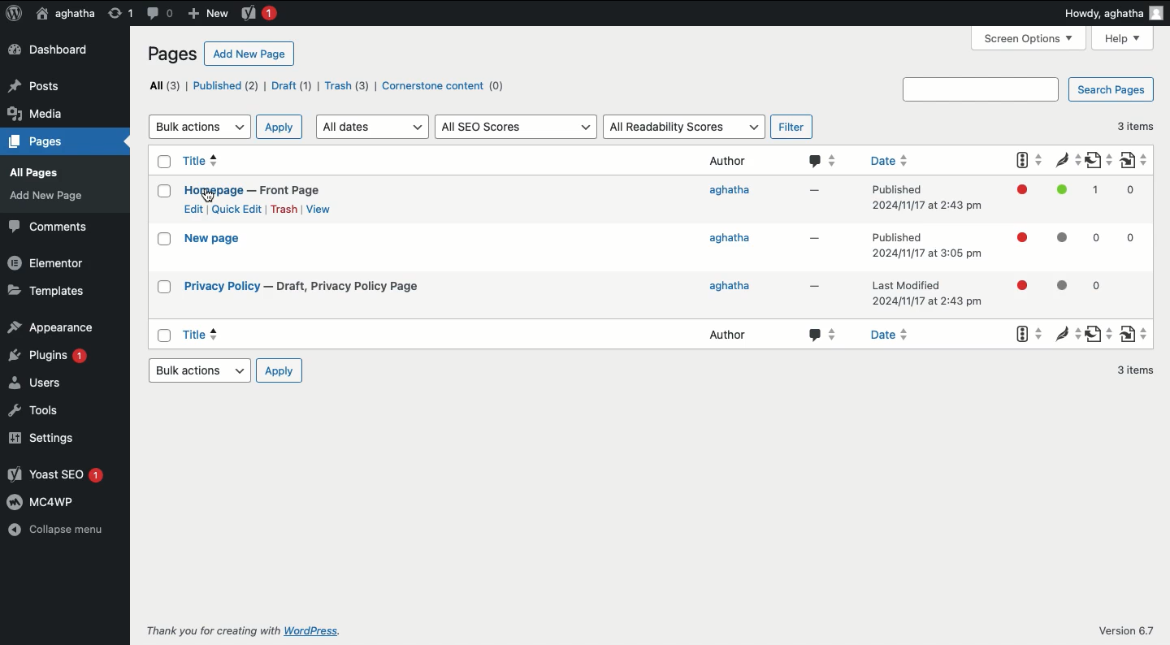  Describe the element at coordinates (14, 14) in the screenshot. I see `Logo` at that location.